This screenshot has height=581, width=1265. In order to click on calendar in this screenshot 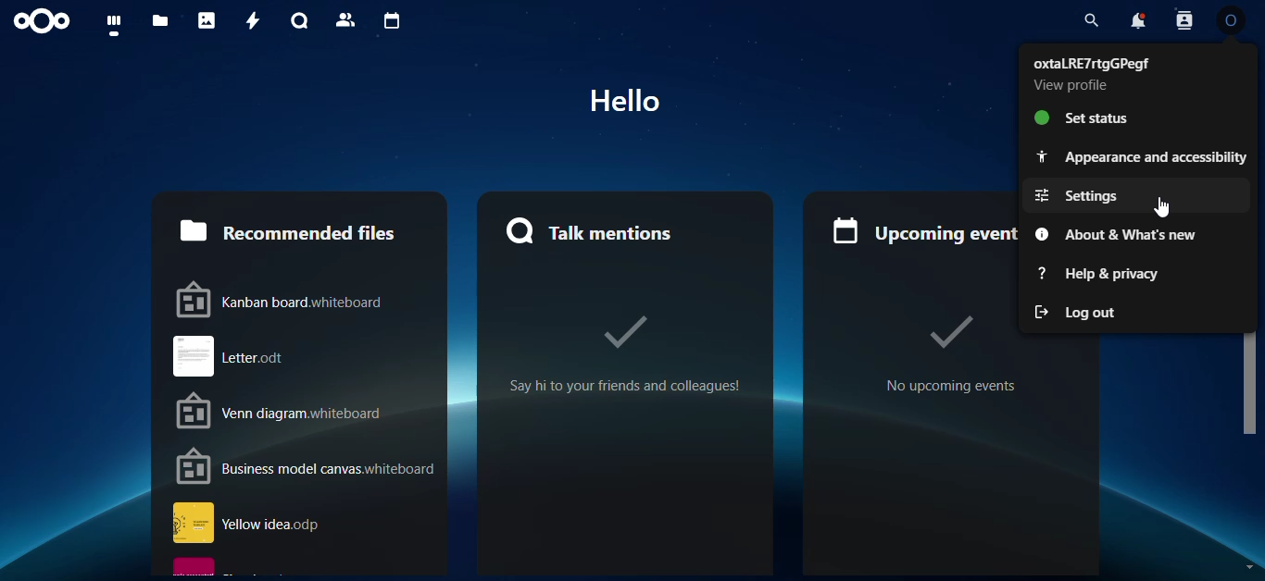, I will do `click(388, 20)`.